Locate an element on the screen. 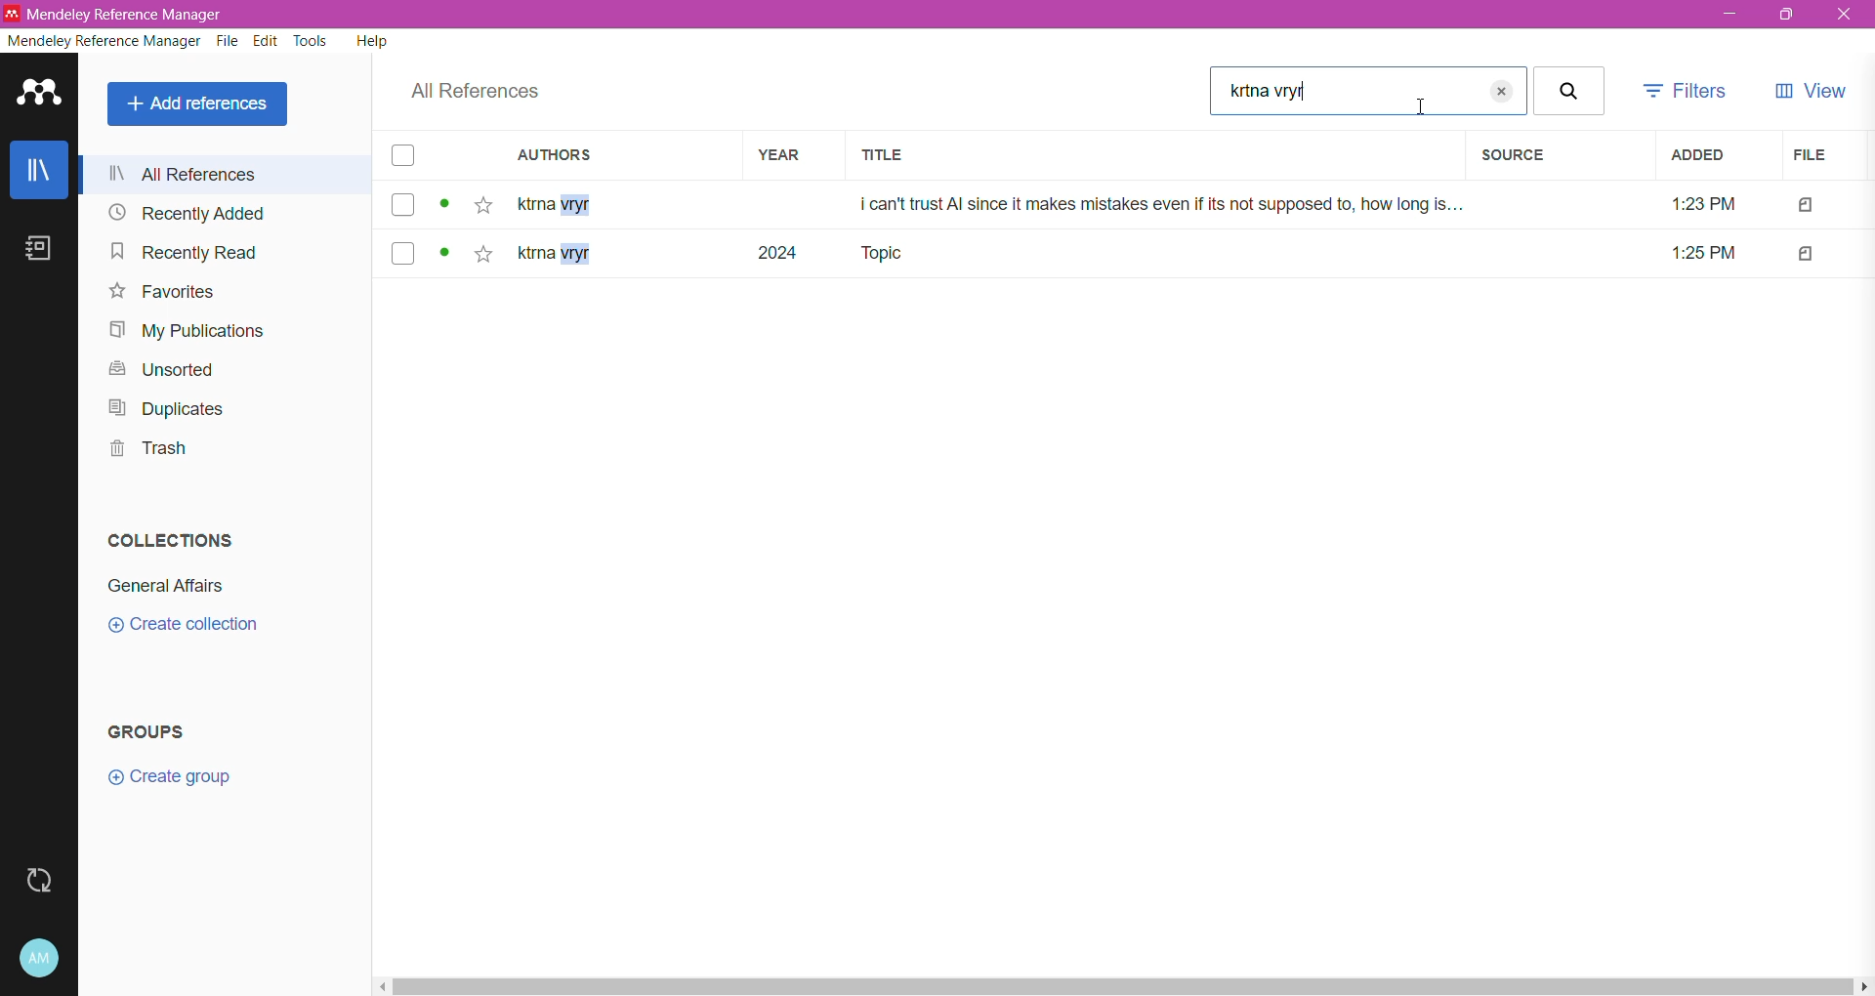  Unsorted is located at coordinates (156, 370).